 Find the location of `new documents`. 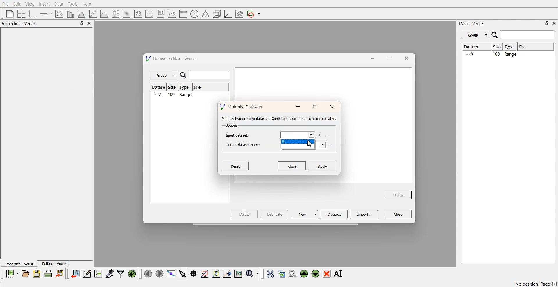

new documents is located at coordinates (12, 273).